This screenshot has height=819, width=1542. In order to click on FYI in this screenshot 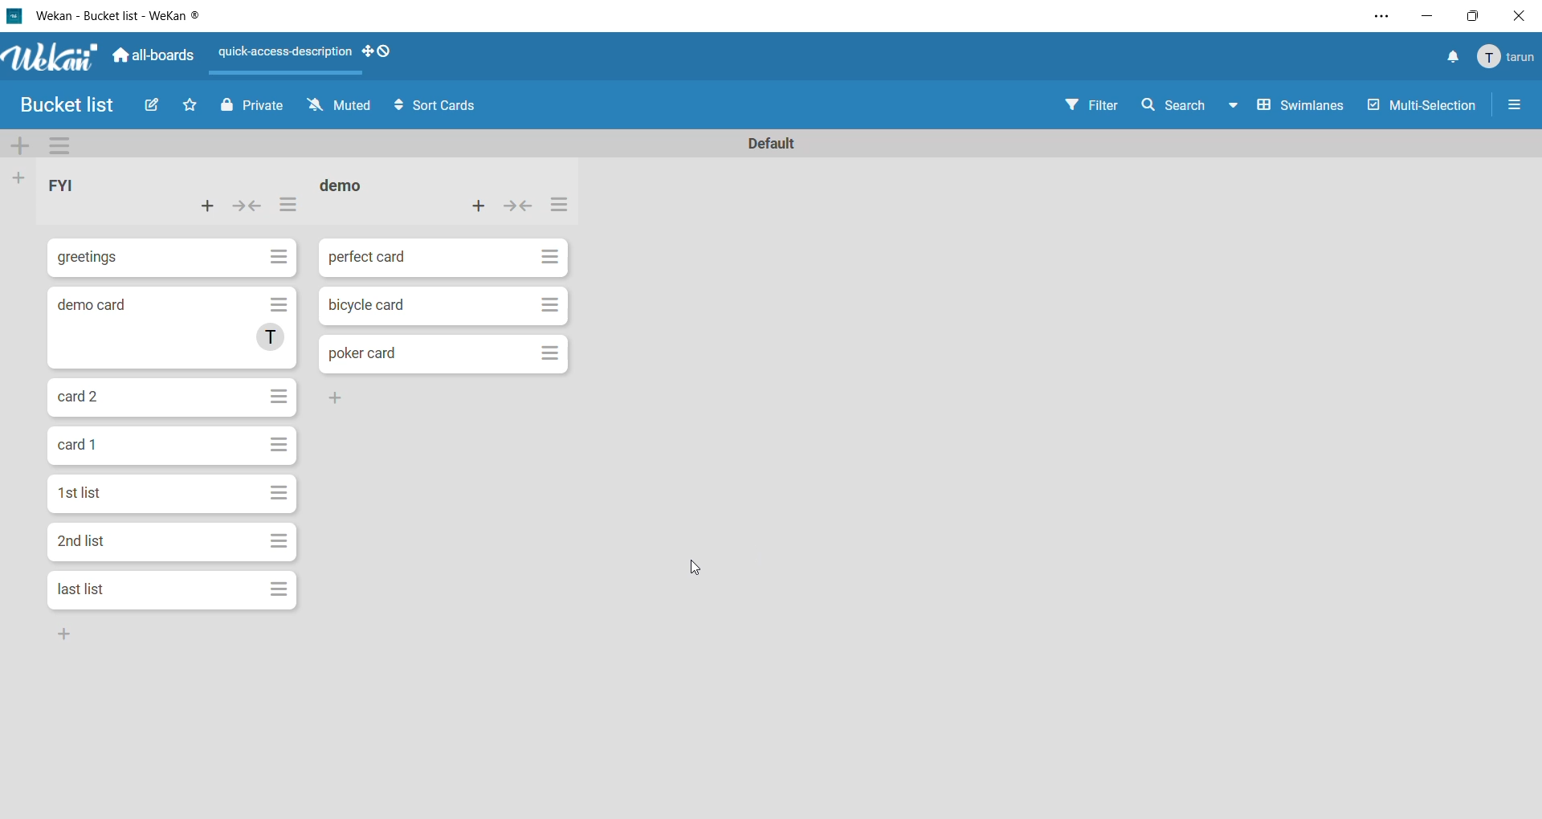, I will do `click(96, 182)`.